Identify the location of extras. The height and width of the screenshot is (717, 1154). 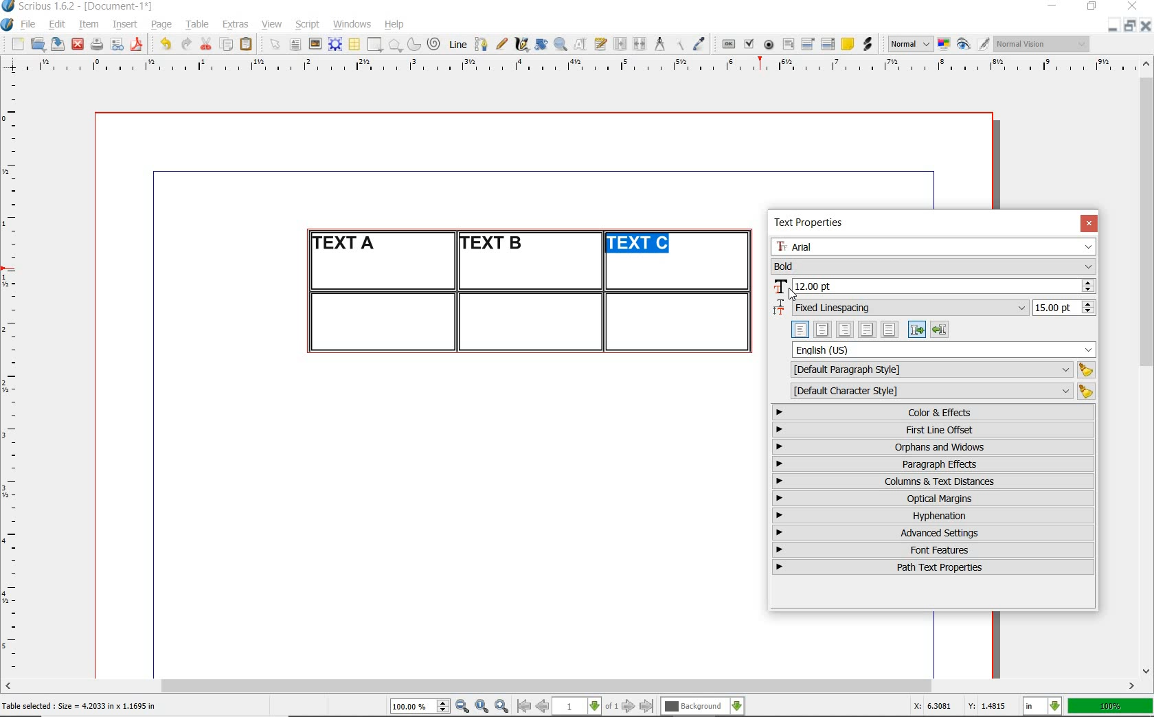
(236, 25).